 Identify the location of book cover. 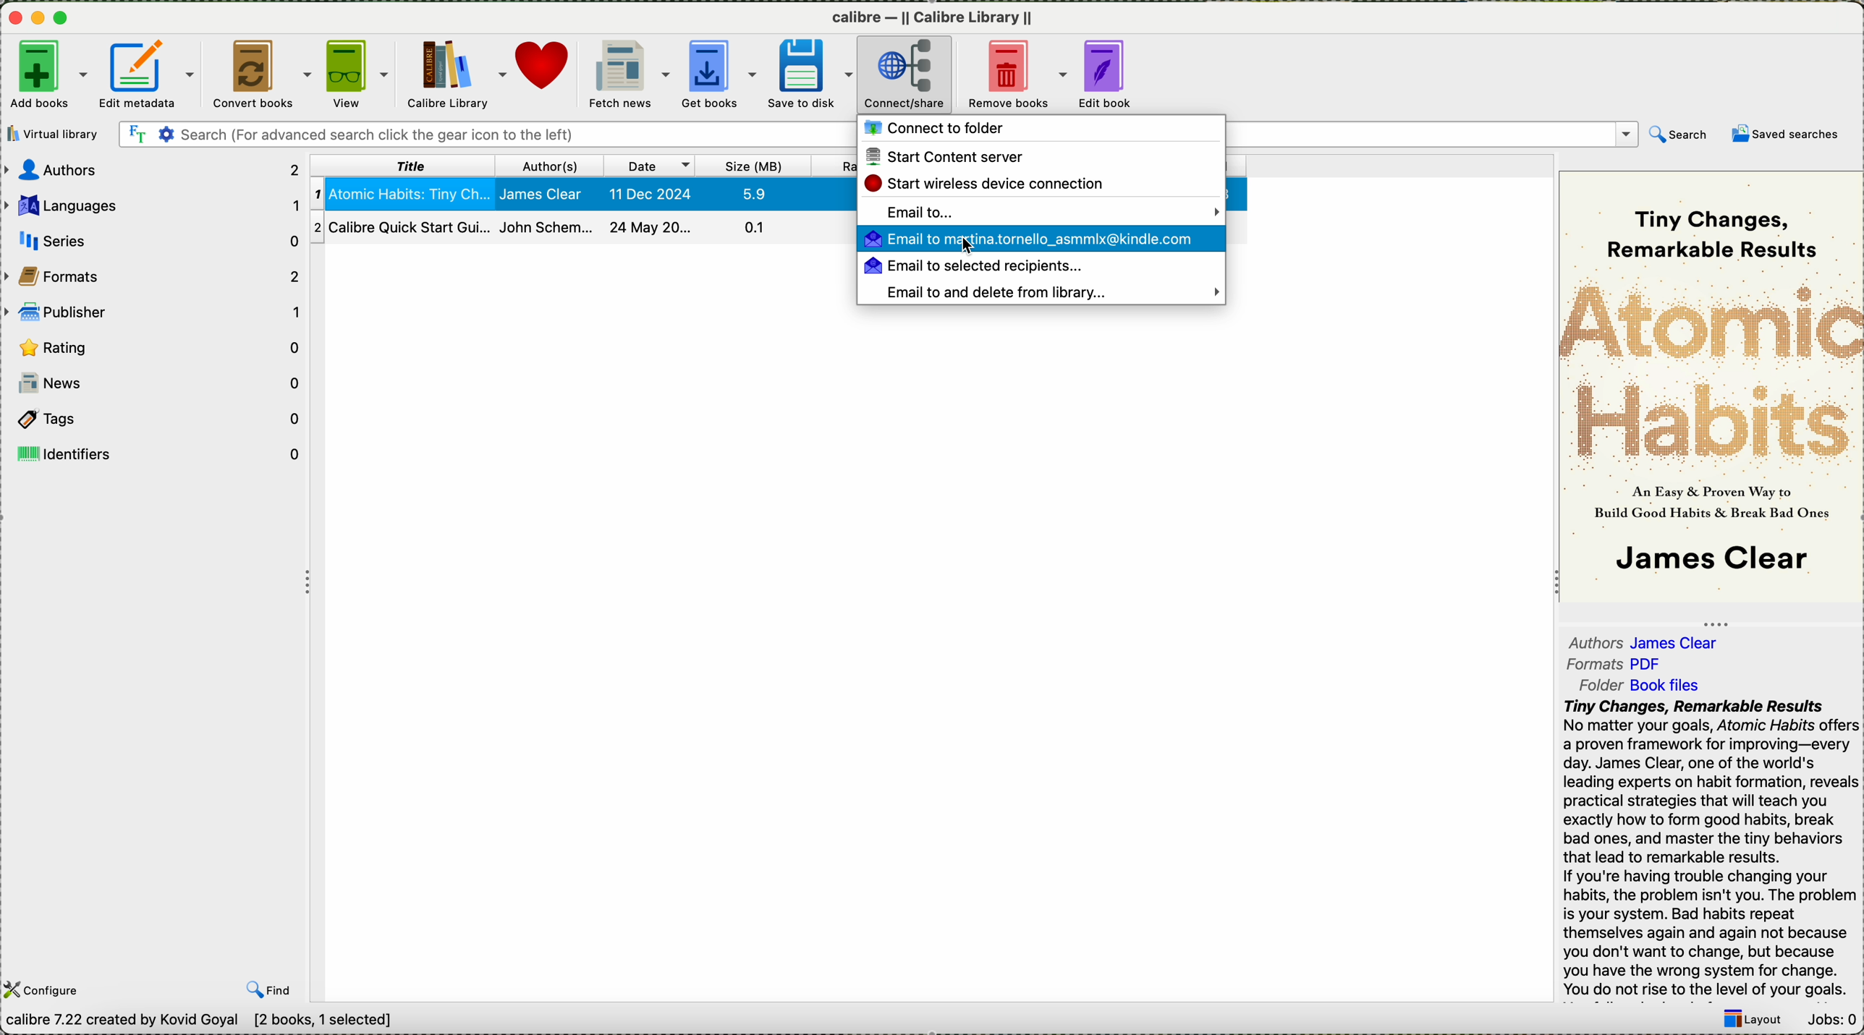
(1713, 388).